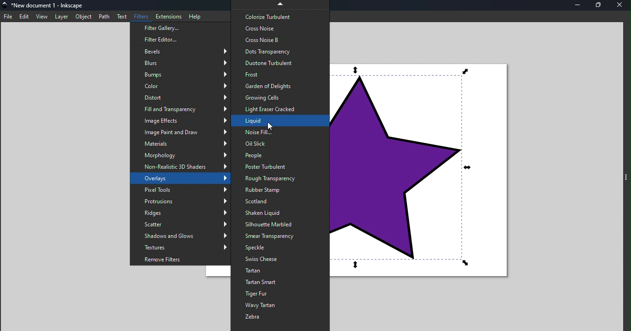  I want to click on Material, so click(181, 144).